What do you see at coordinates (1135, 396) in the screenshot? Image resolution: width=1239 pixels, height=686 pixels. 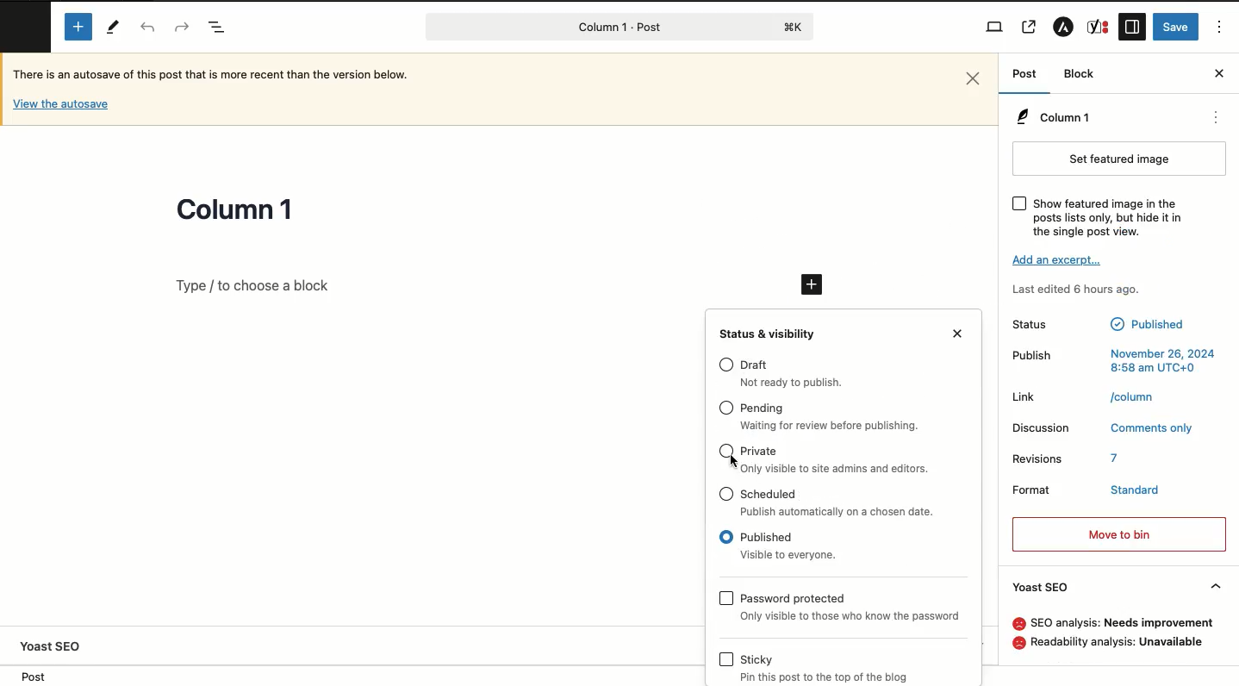 I see `column` at bounding box center [1135, 396].